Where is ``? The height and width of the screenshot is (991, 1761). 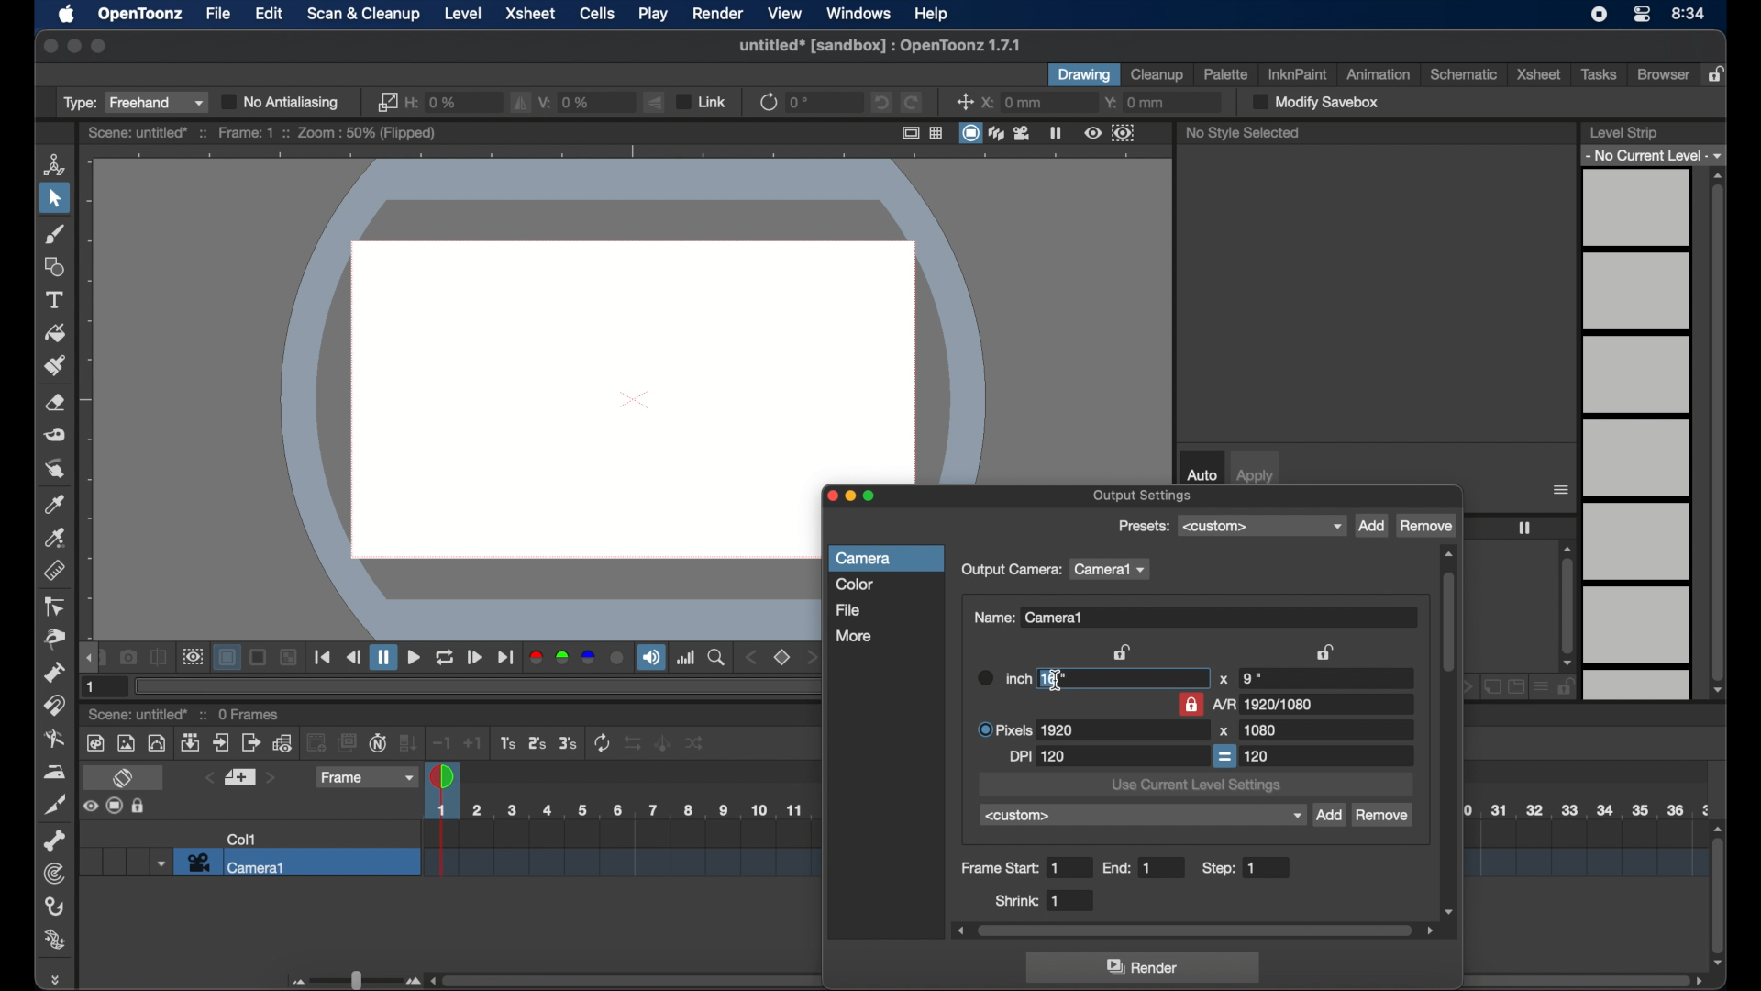  is located at coordinates (504, 662).